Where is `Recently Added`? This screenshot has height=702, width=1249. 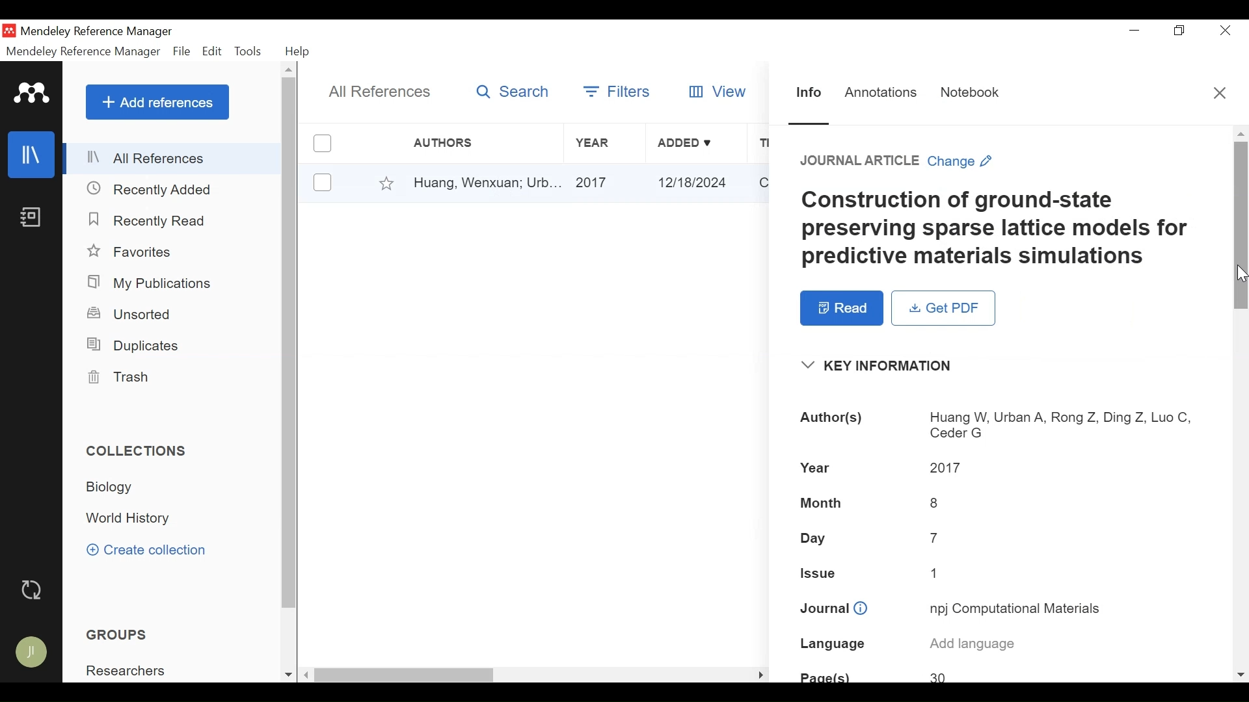
Recently Added is located at coordinates (153, 190).